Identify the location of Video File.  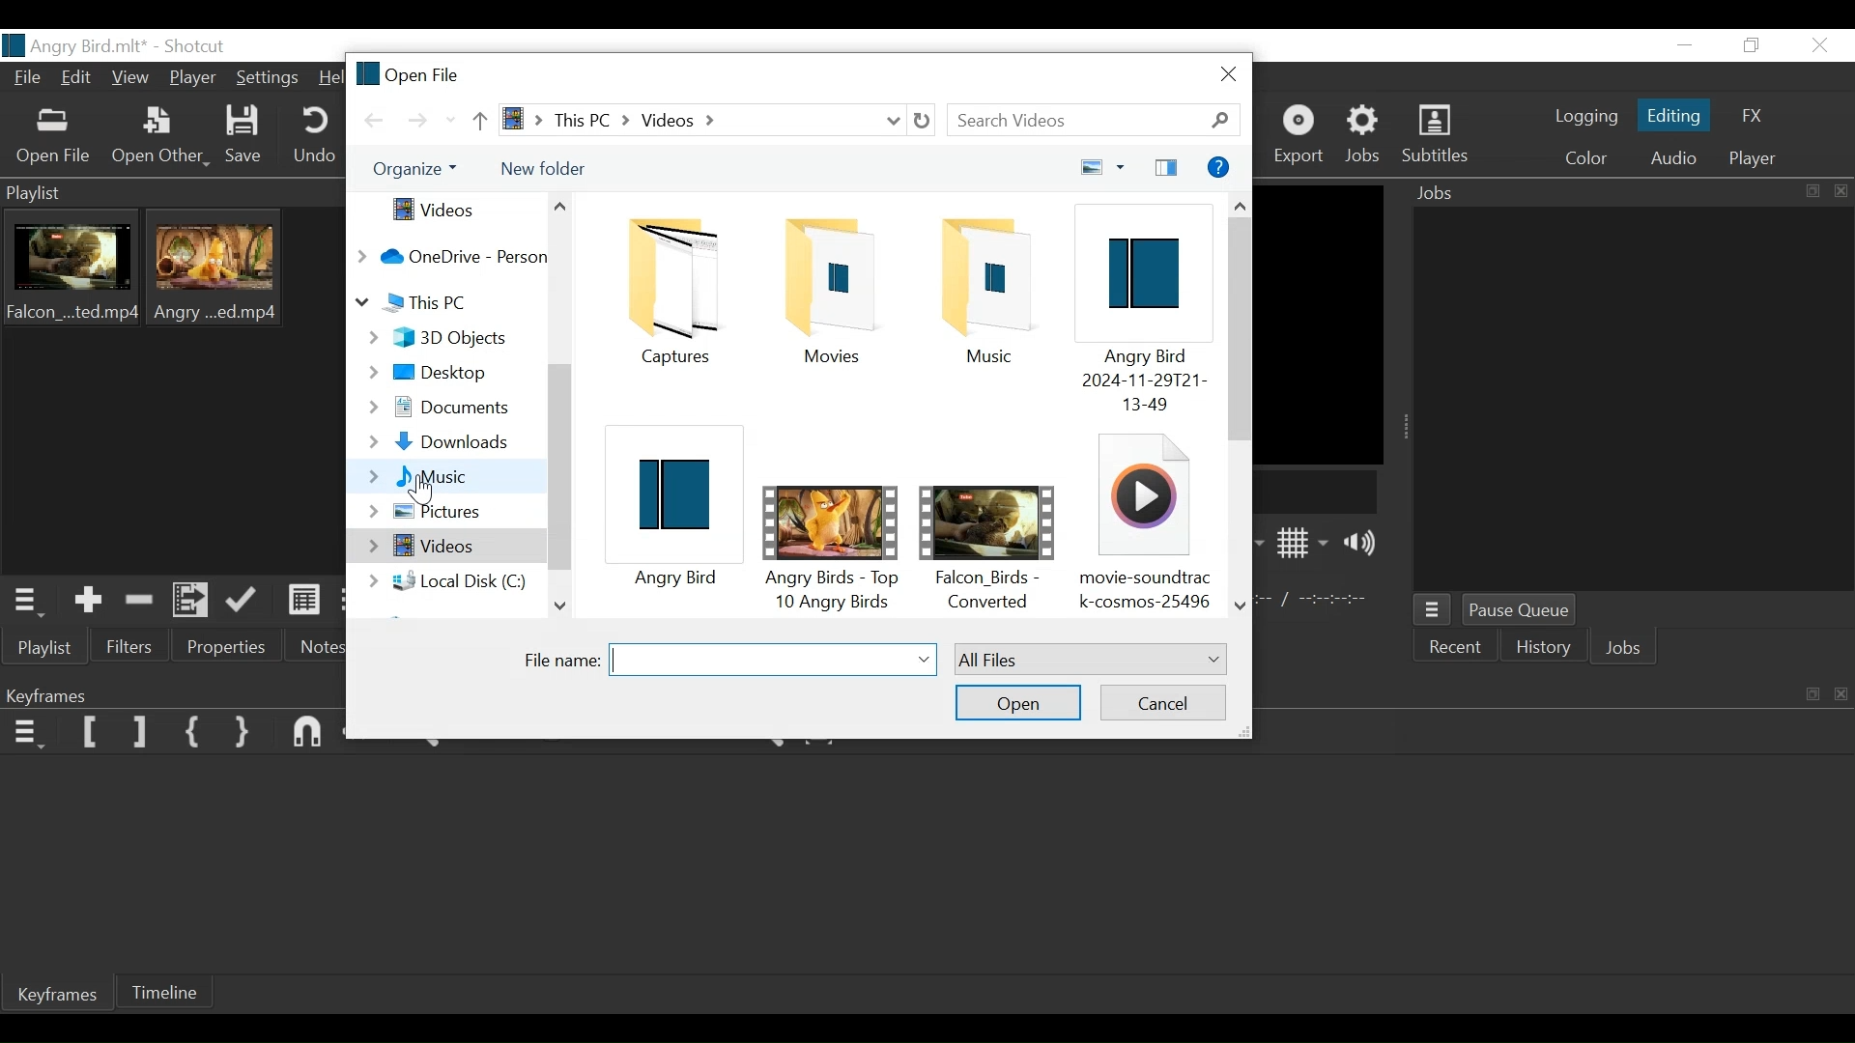
(986, 524).